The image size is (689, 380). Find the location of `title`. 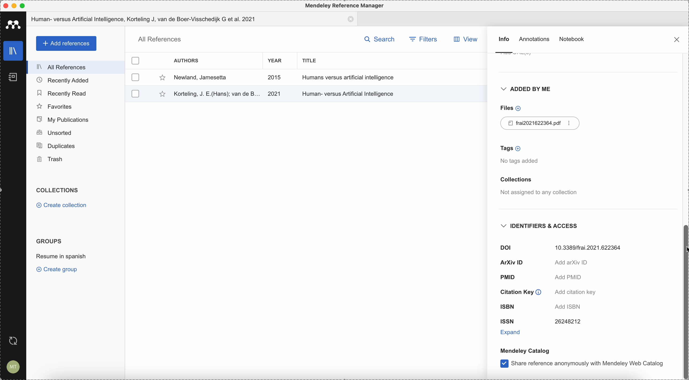

title is located at coordinates (312, 60).